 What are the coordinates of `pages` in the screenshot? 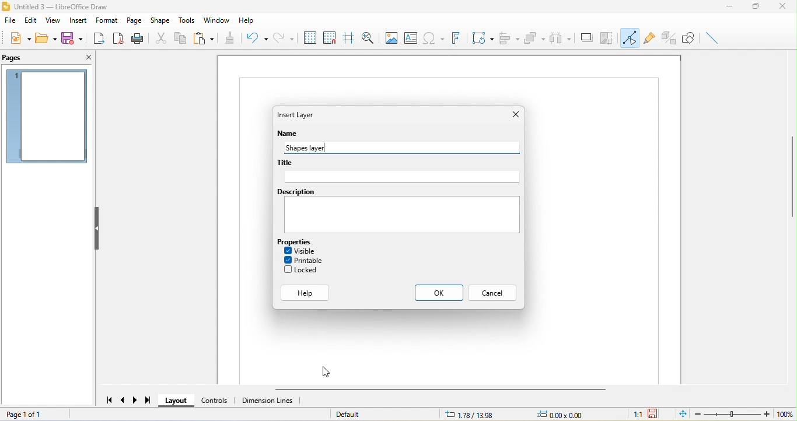 It's located at (19, 59).